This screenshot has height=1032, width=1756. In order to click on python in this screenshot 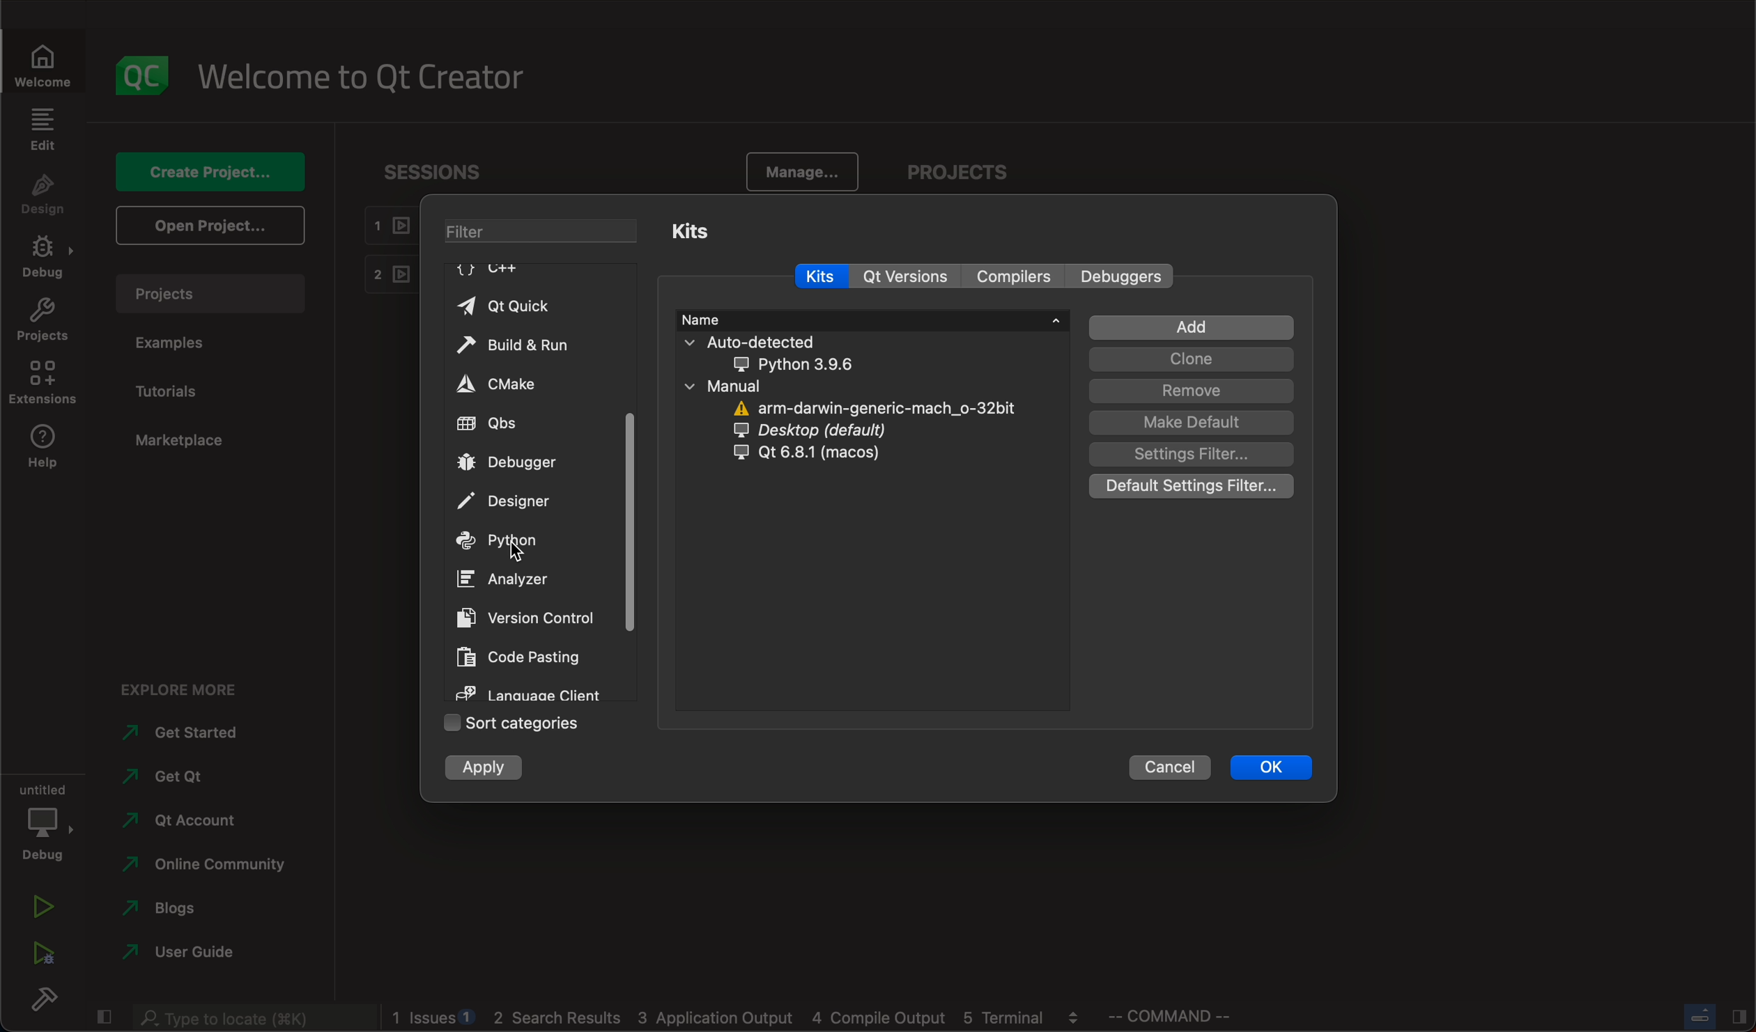, I will do `click(511, 540)`.